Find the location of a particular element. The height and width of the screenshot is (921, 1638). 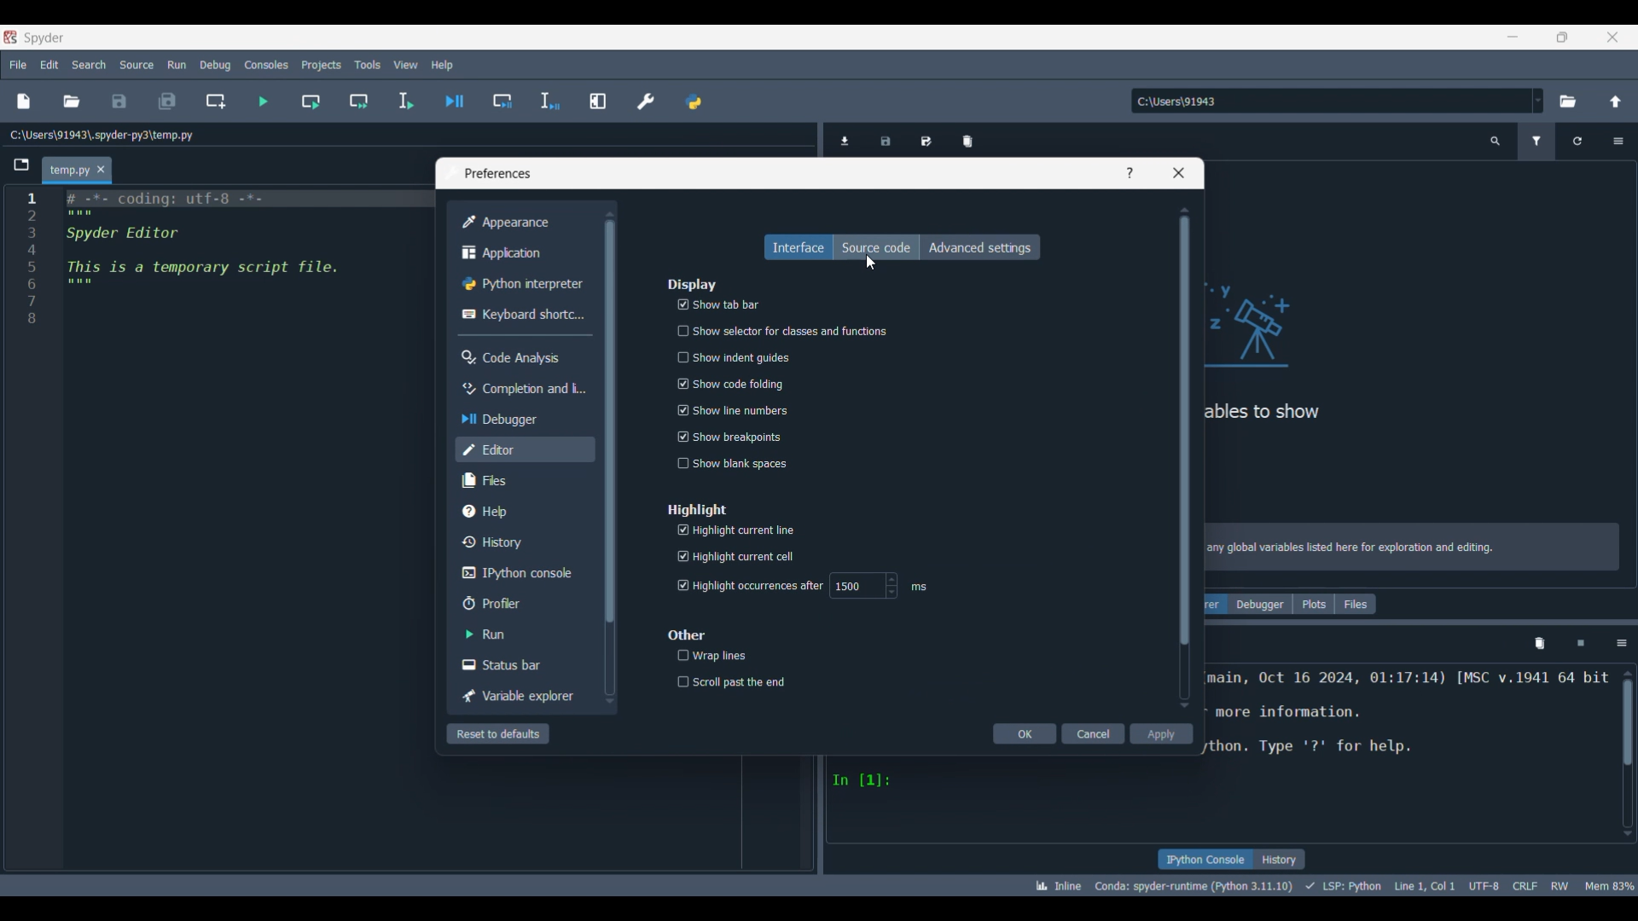

Keyboard shortcuts is located at coordinates (523, 316).